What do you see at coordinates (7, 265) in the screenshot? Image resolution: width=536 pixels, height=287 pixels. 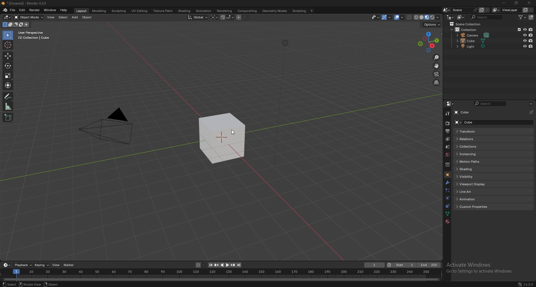 I see `editor type` at bounding box center [7, 265].